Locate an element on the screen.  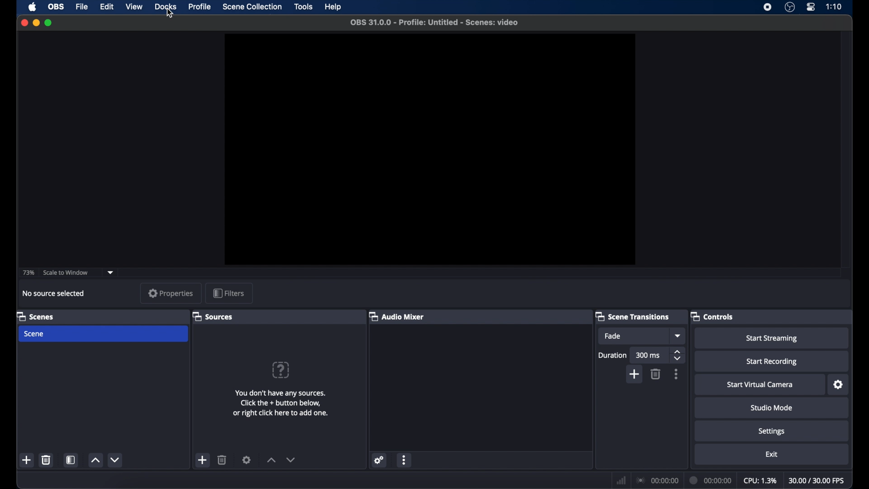
control center is located at coordinates (810, 7).